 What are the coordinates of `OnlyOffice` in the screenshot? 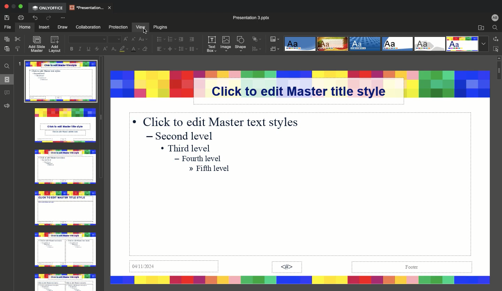 It's located at (48, 8).